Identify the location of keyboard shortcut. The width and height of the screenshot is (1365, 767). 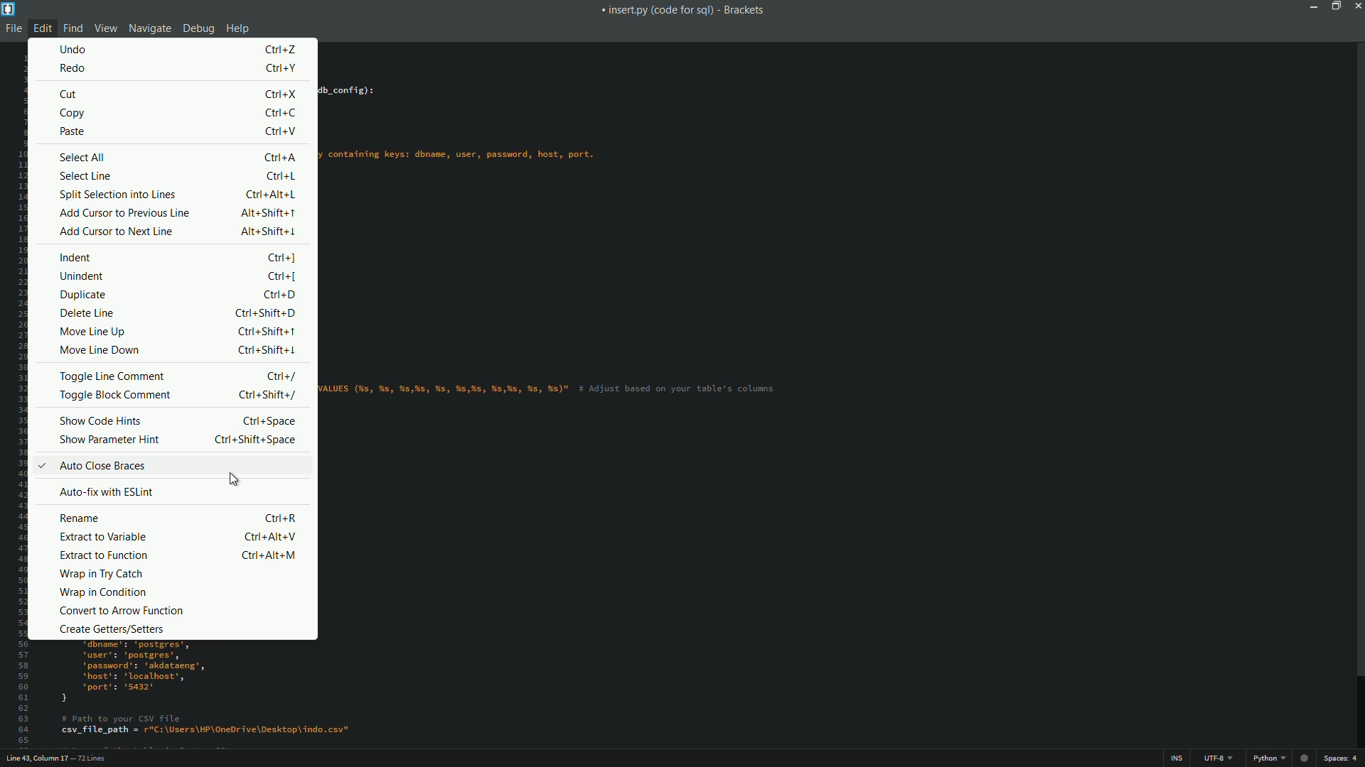
(282, 68).